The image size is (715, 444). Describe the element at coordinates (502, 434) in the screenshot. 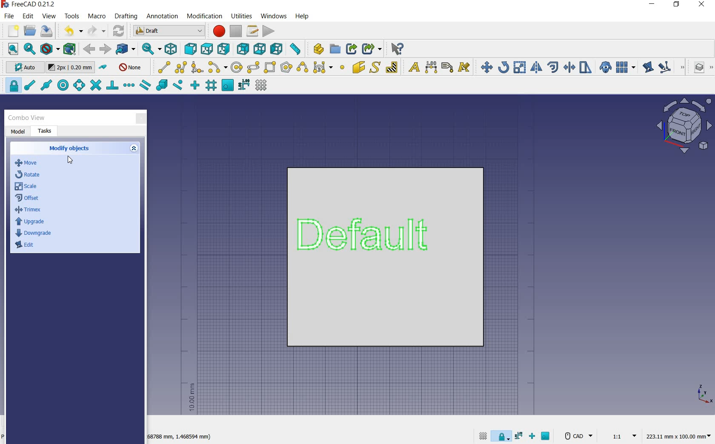

I see `snap lock` at that location.